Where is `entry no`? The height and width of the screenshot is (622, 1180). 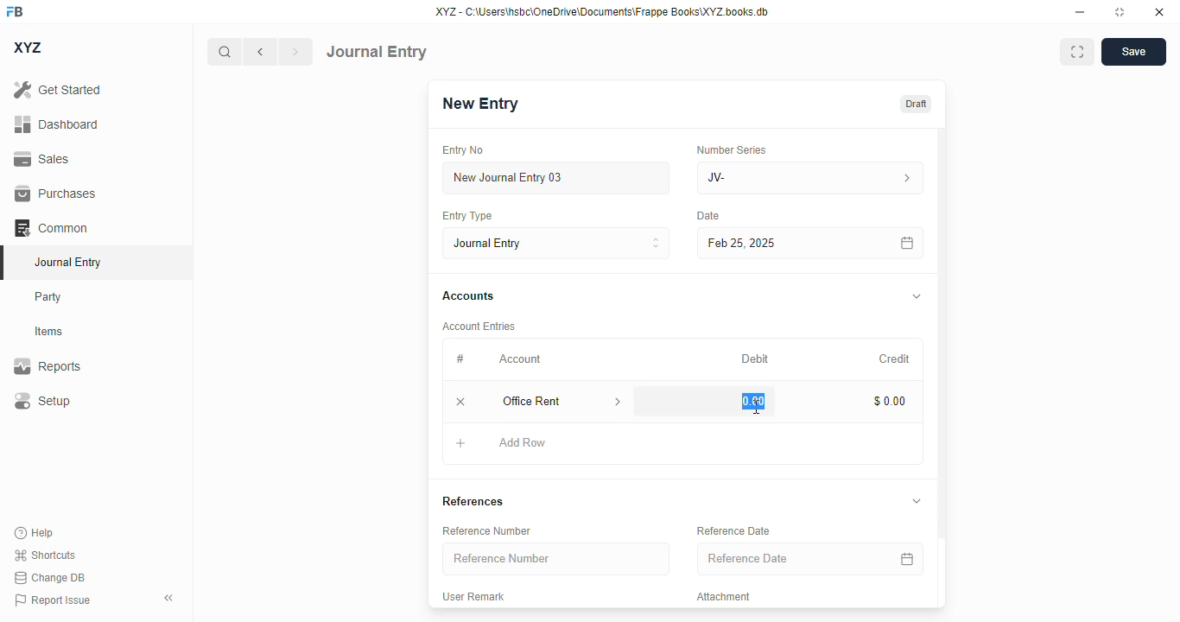
entry no is located at coordinates (463, 150).